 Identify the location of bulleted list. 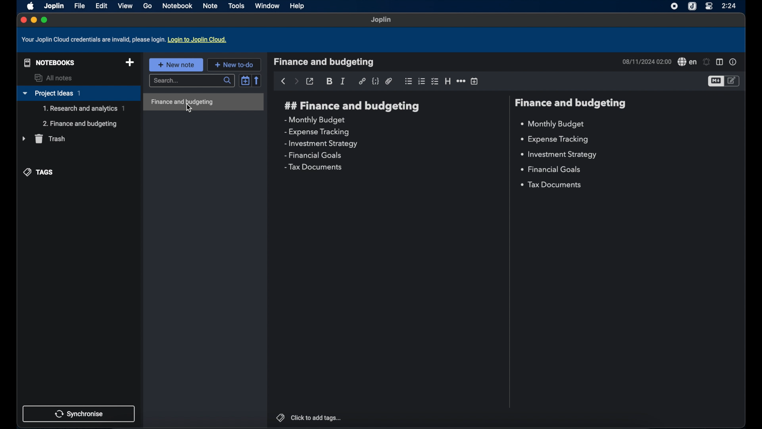
(408, 81).